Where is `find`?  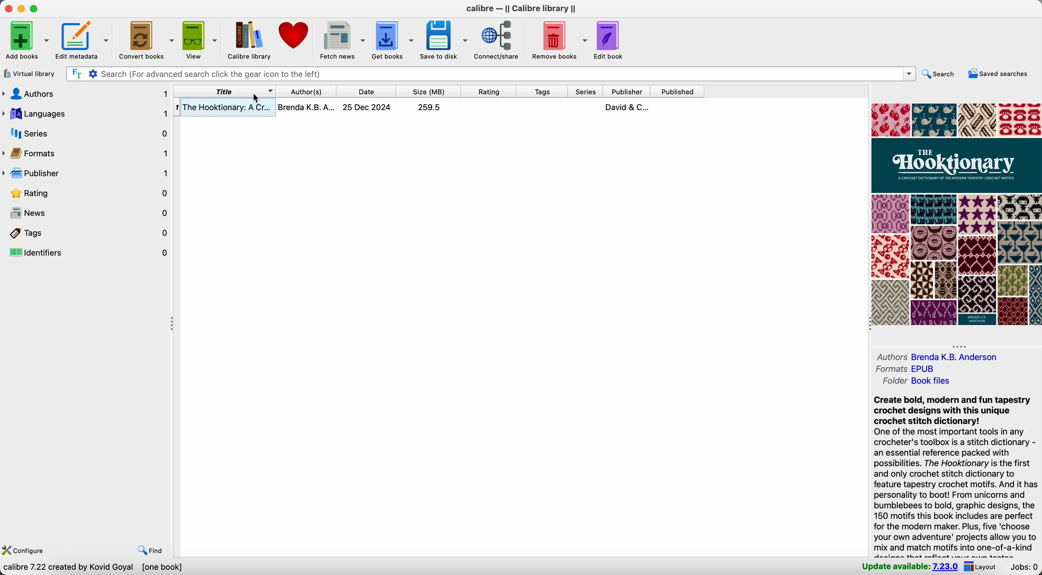 find is located at coordinates (150, 552).